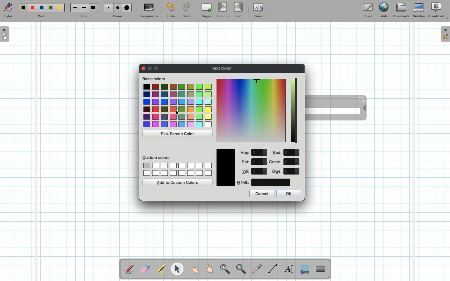  What do you see at coordinates (223, 10) in the screenshot?
I see `Previous` at bounding box center [223, 10].